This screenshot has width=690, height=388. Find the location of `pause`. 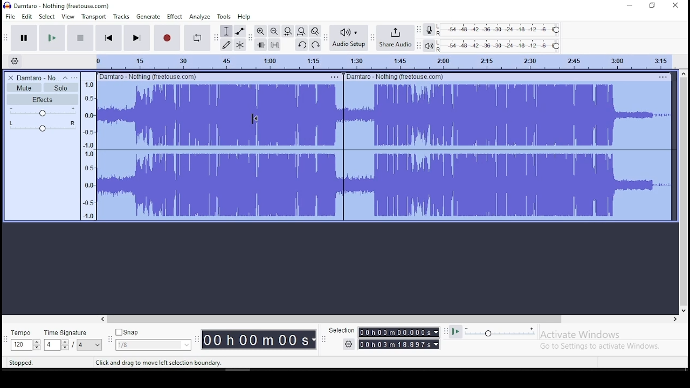

pause is located at coordinates (24, 37).